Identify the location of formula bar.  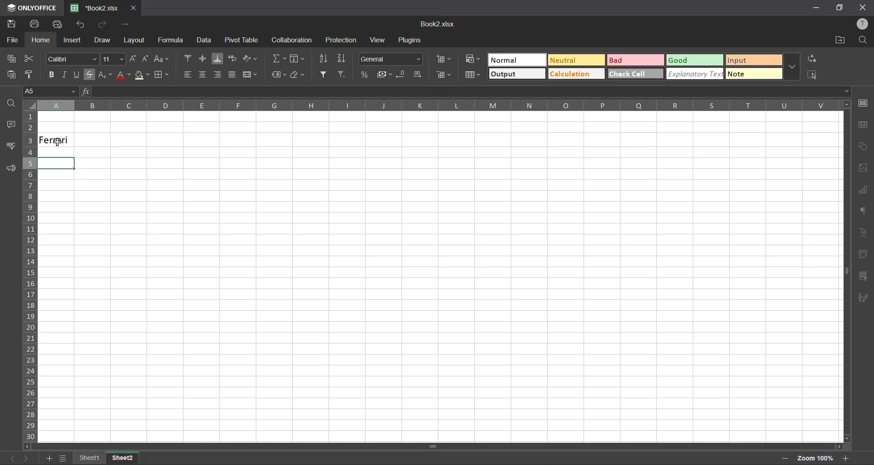
(465, 92).